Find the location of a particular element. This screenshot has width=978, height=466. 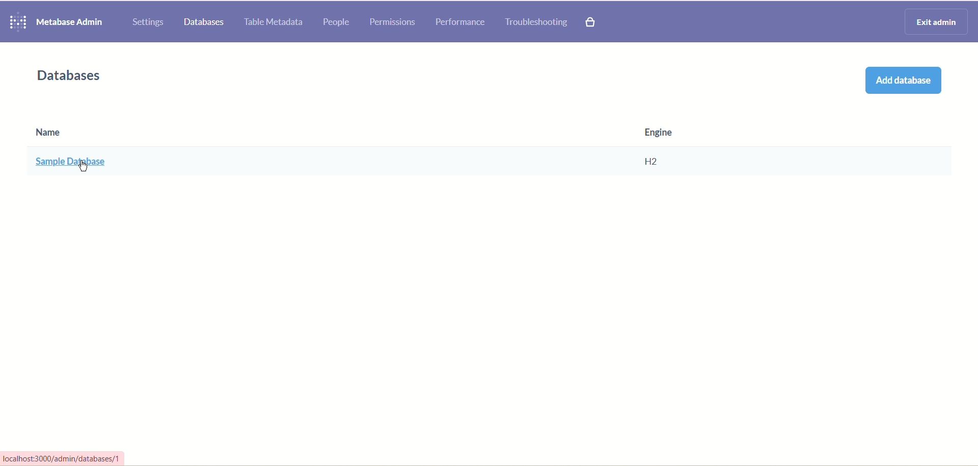

engine is located at coordinates (658, 148).